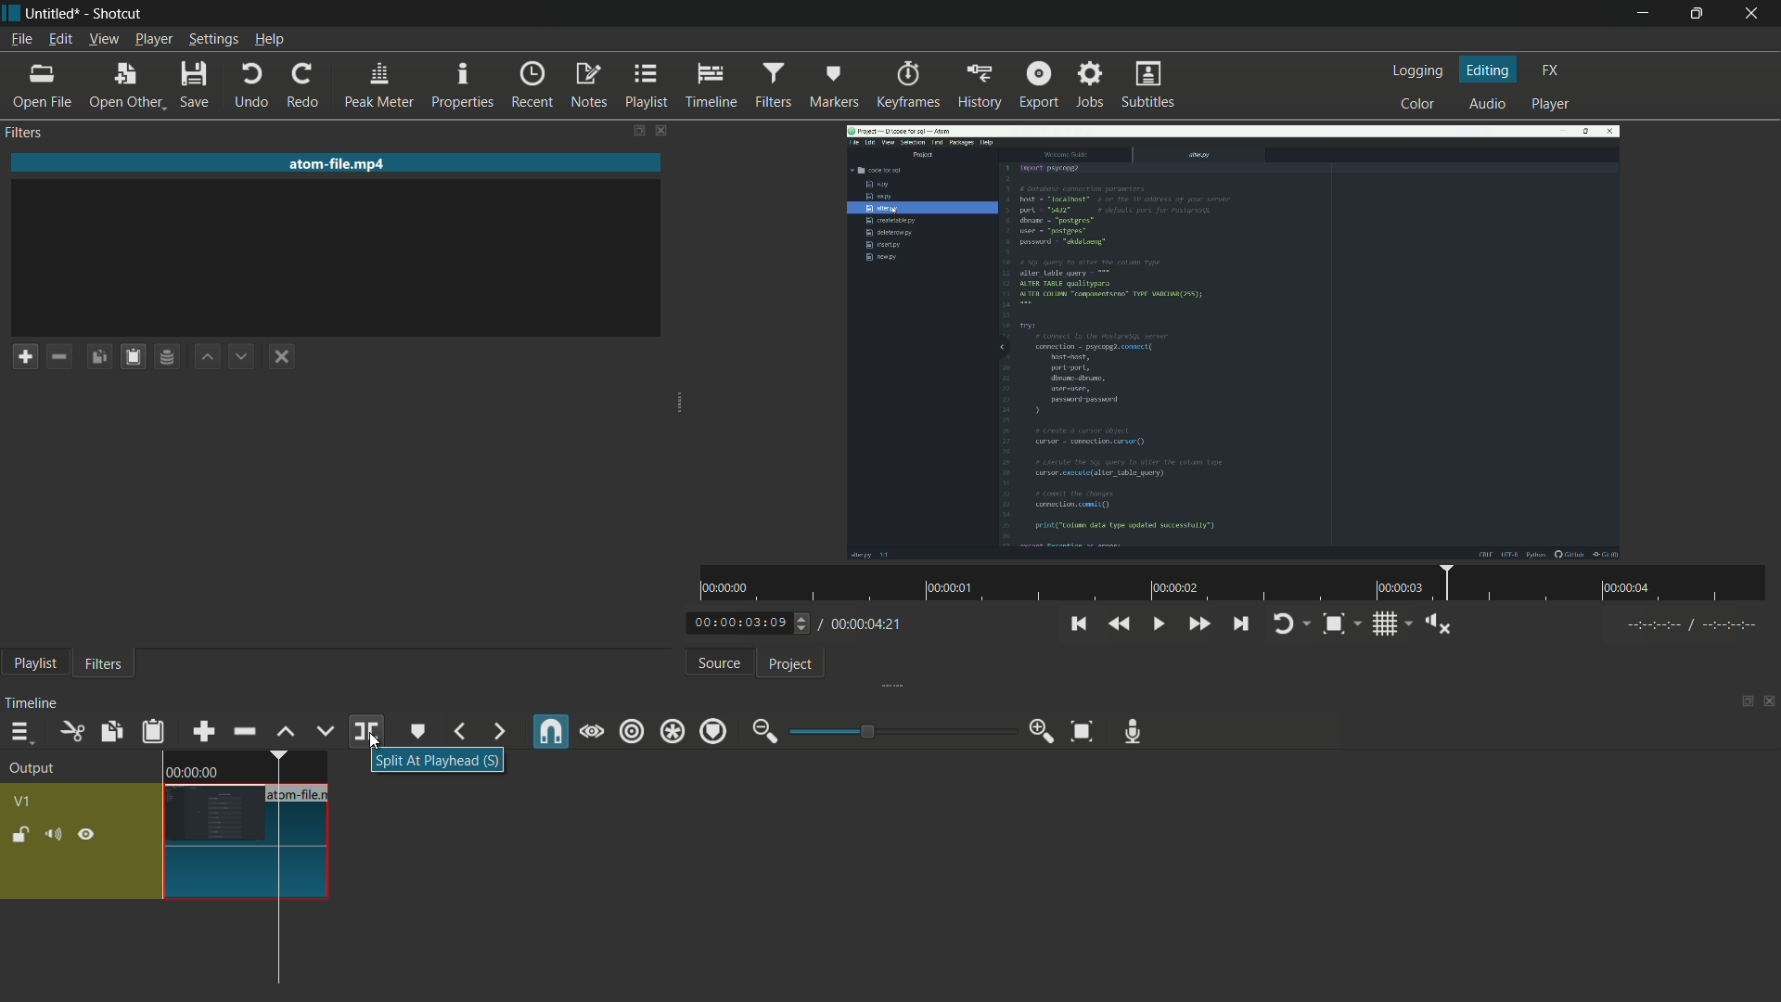 The width and height of the screenshot is (1781, 1002). Describe the element at coordinates (647, 86) in the screenshot. I see `playlist` at that location.